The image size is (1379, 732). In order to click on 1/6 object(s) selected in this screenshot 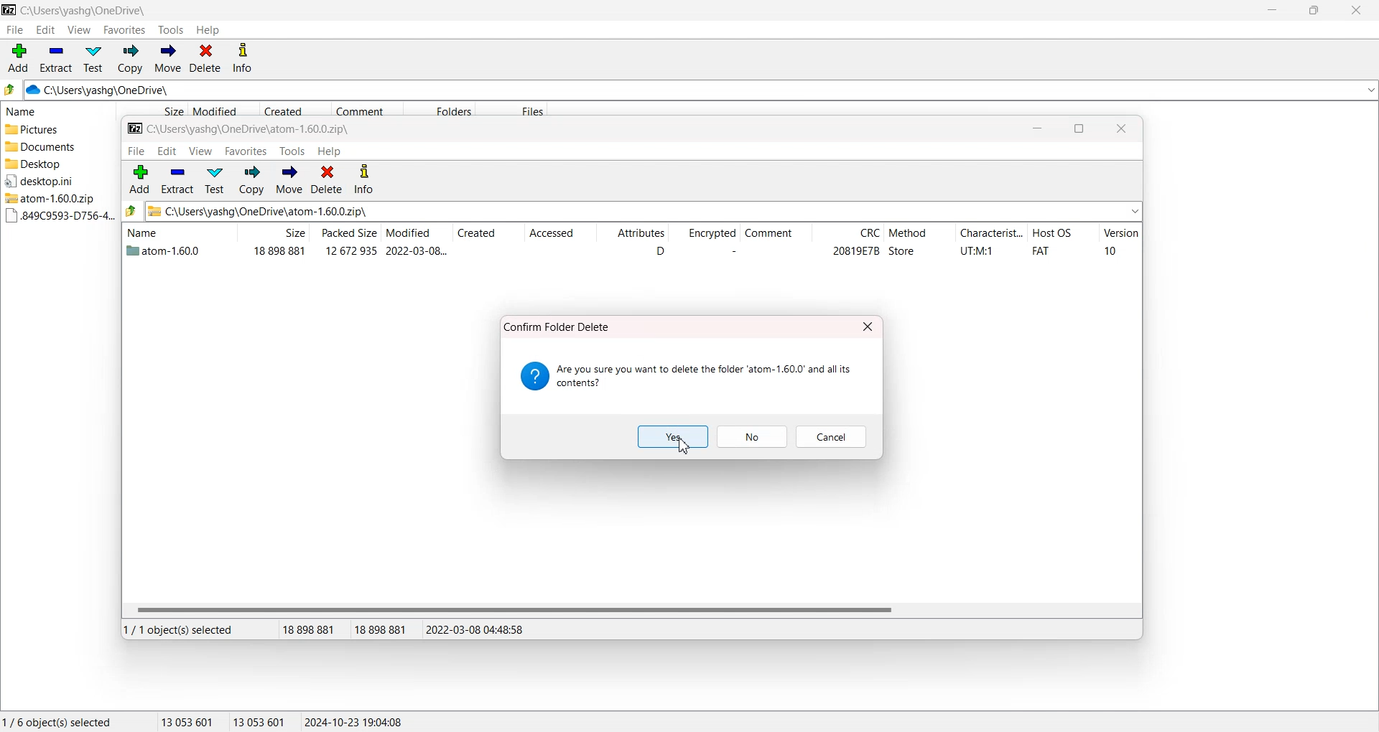, I will do `click(57, 721)`.